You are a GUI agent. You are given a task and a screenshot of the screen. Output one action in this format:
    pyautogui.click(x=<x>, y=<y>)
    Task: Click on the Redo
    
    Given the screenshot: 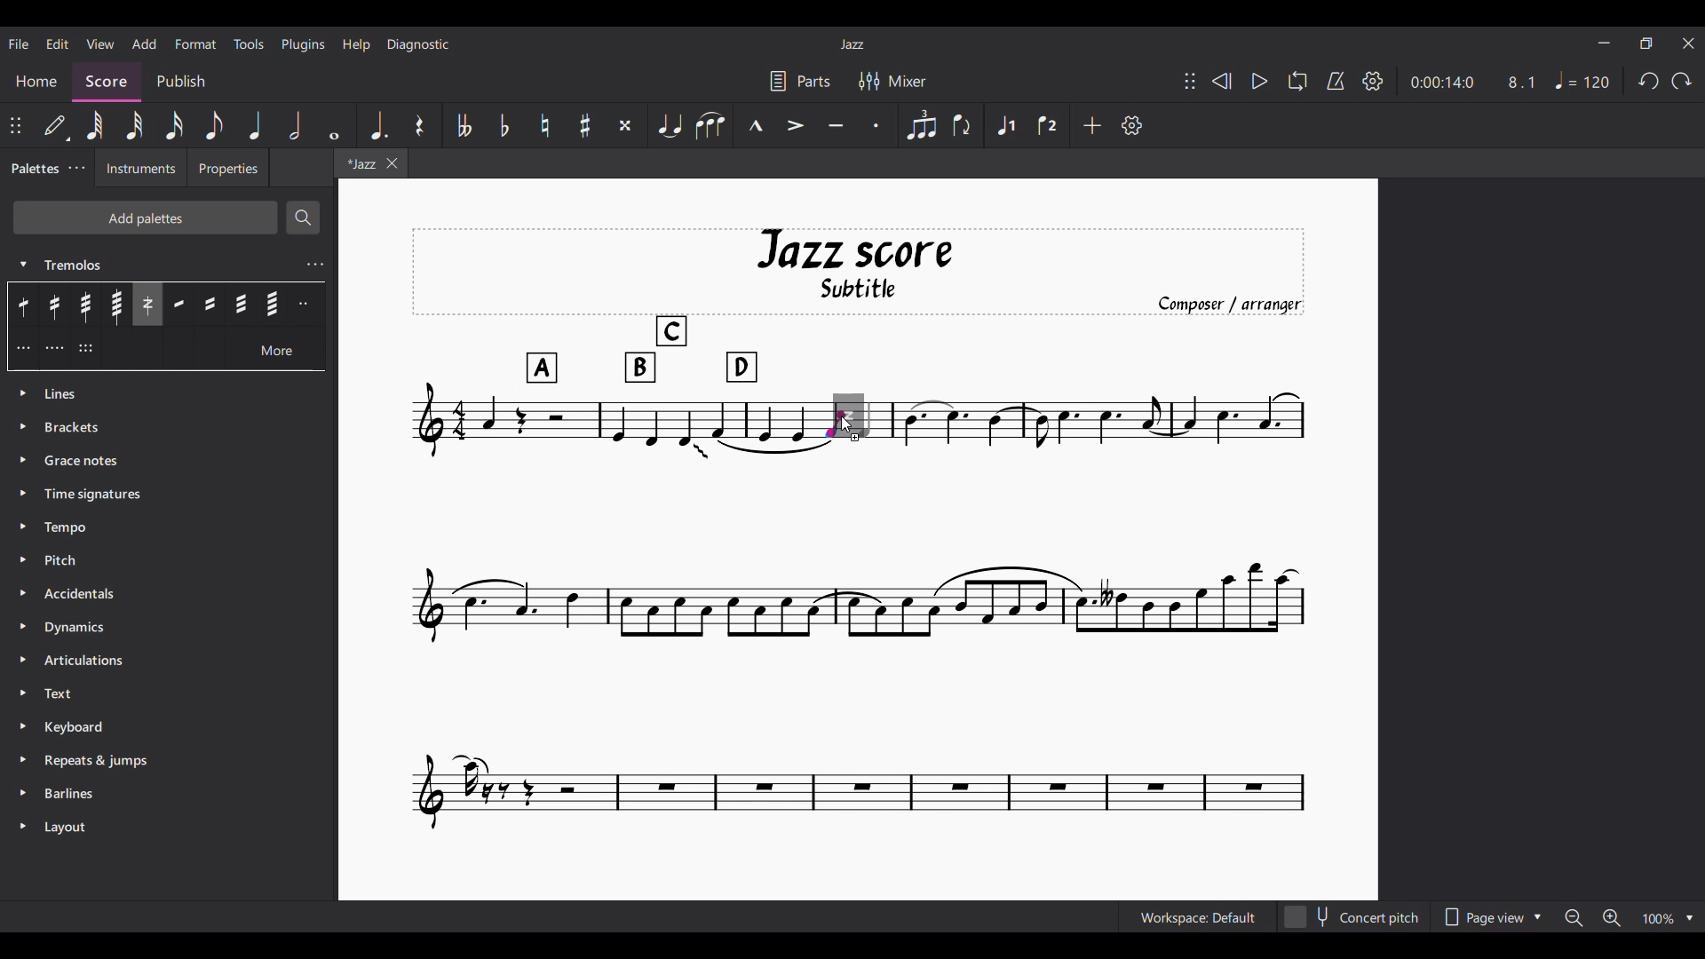 What is the action you would take?
    pyautogui.click(x=1683, y=81)
    